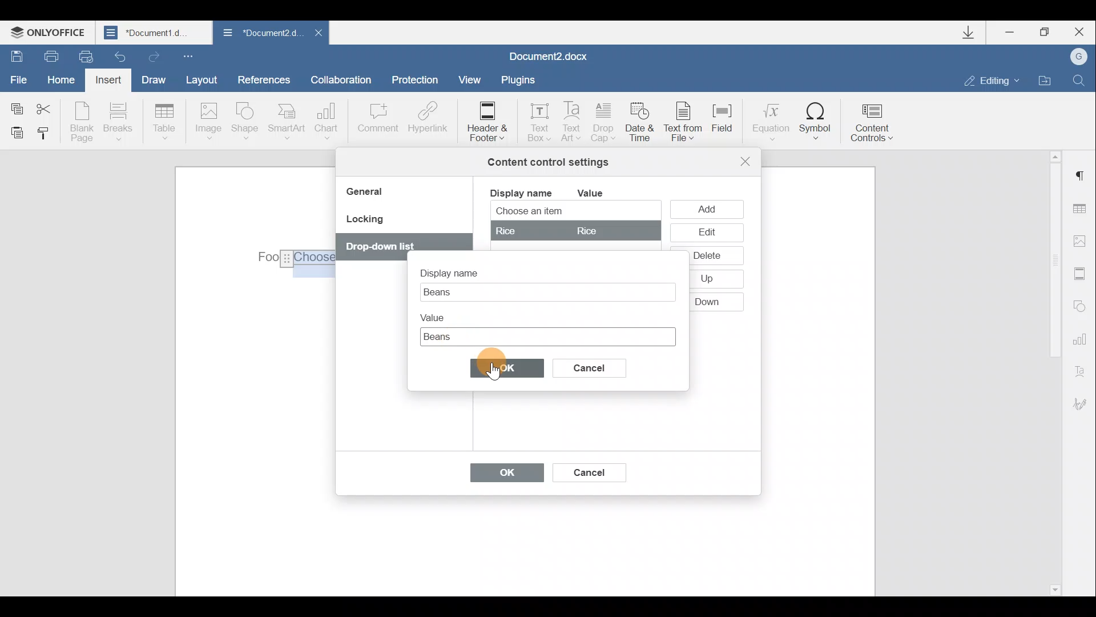 The height and width of the screenshot is (617, 1096). What do you see at coordinates (573, 122) in the screenshot?
I see `Text Art` at bounding box center [573, 122].